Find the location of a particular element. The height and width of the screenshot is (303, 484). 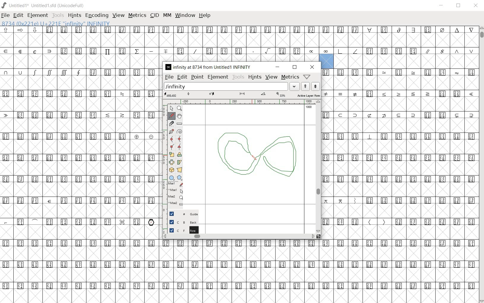

perform a perspective transformation on the selection is located at coordinates (180, 170).